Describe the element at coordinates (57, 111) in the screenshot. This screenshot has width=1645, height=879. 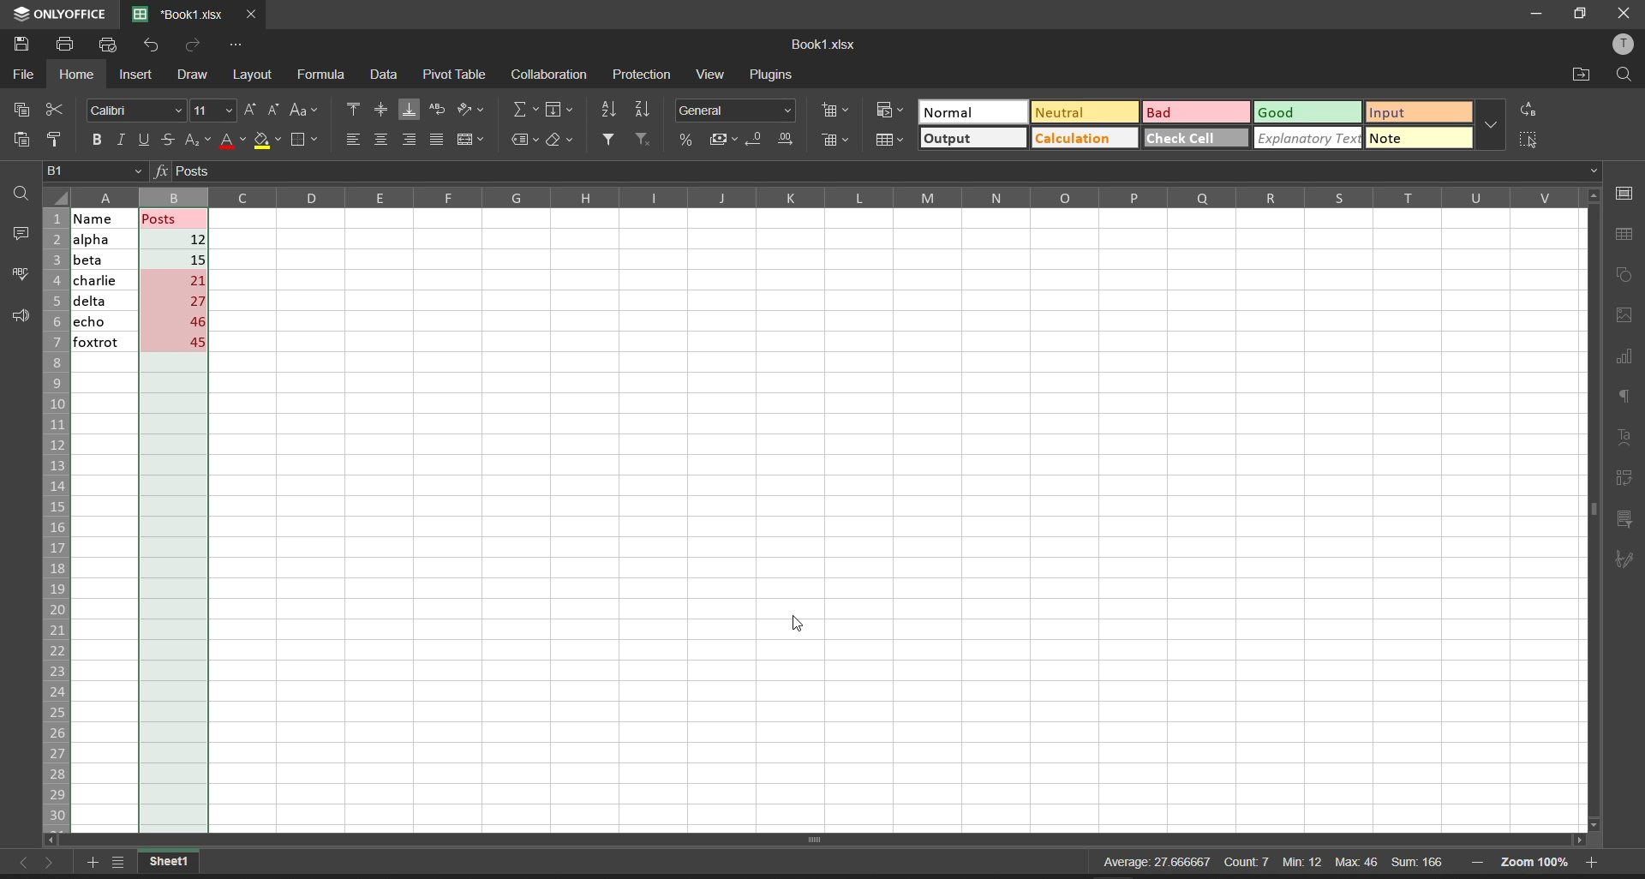
I see `cut` at that location.